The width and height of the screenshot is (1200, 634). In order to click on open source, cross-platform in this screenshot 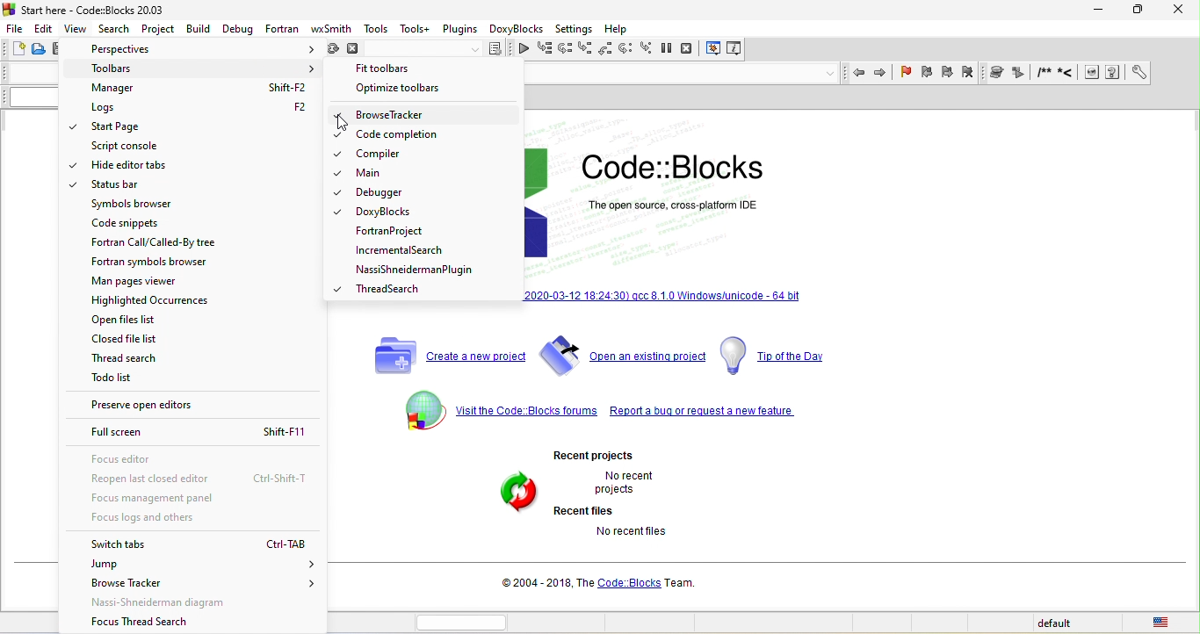, I will do `click(689, 212)`.